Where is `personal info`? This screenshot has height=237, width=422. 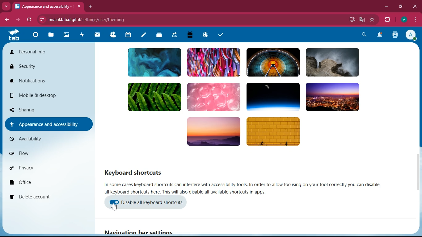
personal info is located at coordinates (40, 52).